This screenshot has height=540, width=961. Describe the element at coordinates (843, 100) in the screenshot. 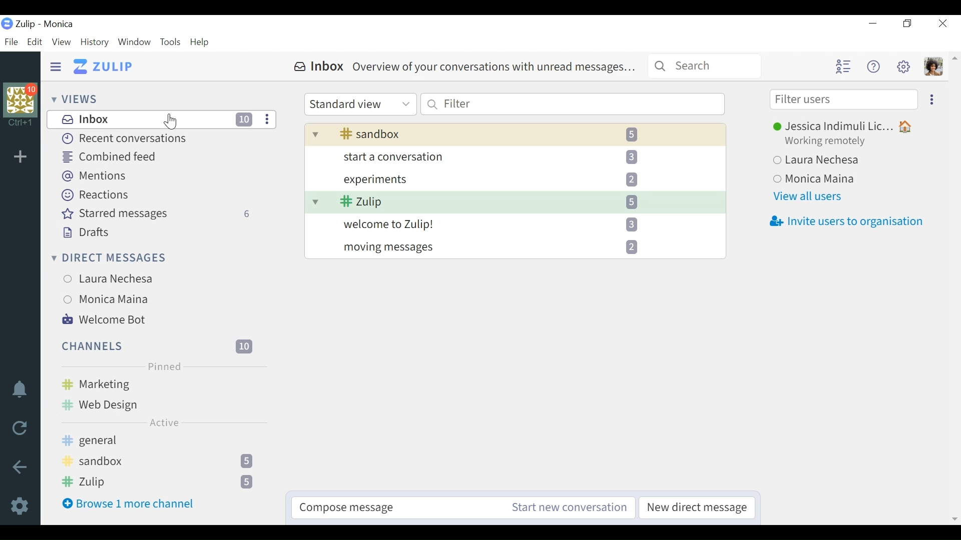

I see `Filter users` at that location.